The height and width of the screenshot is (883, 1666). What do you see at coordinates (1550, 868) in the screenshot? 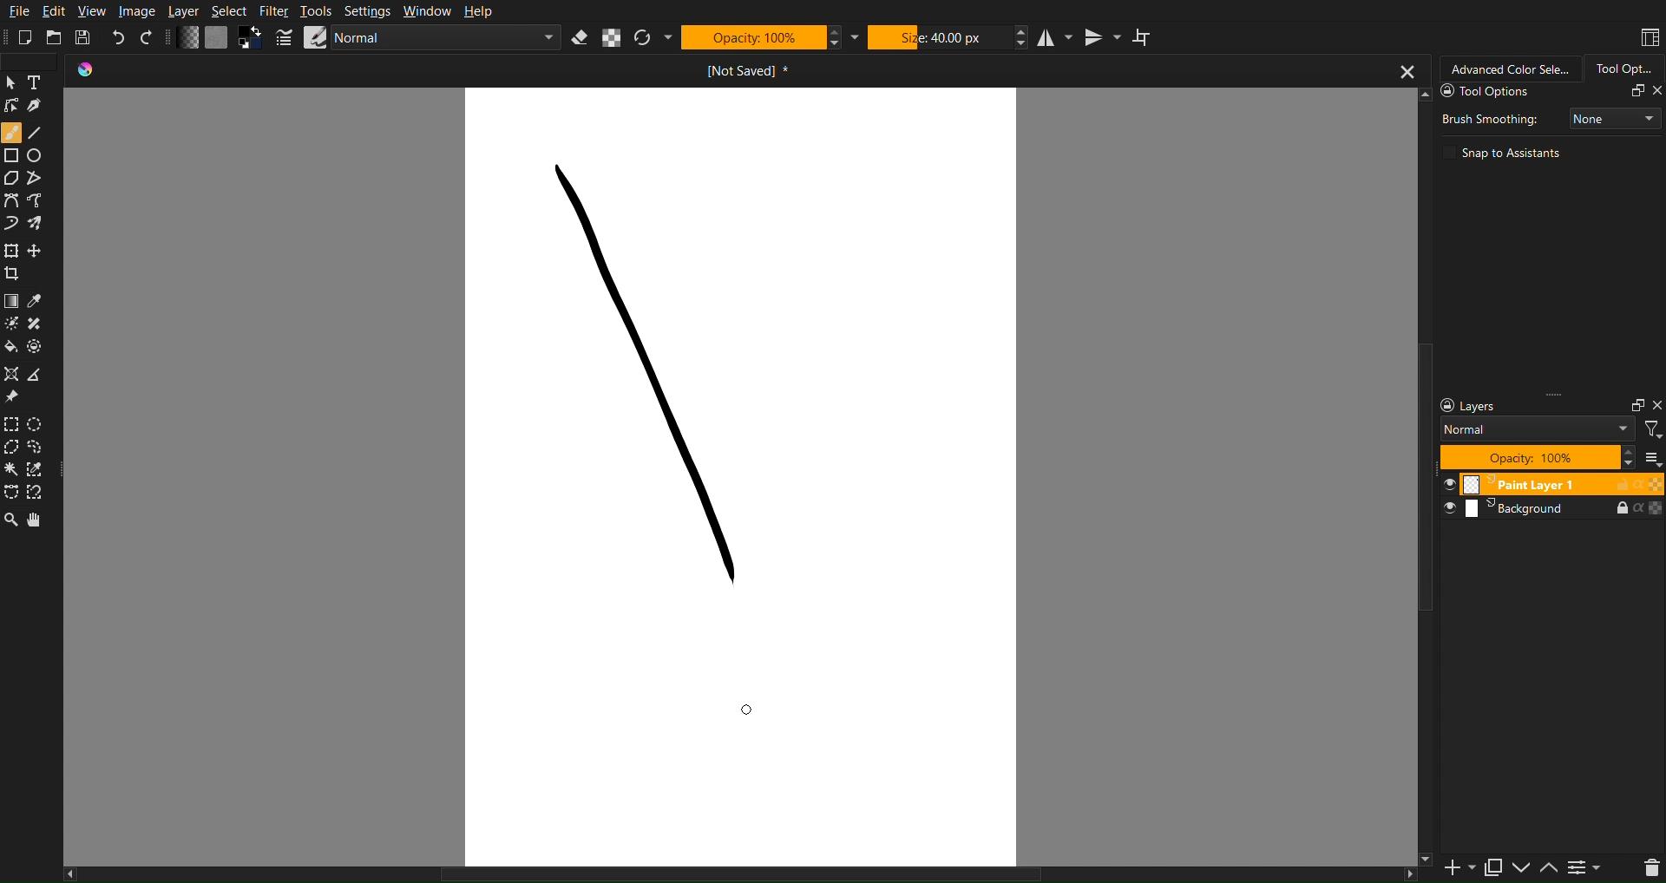
I see `Up` at bounding box center [1550, 868].